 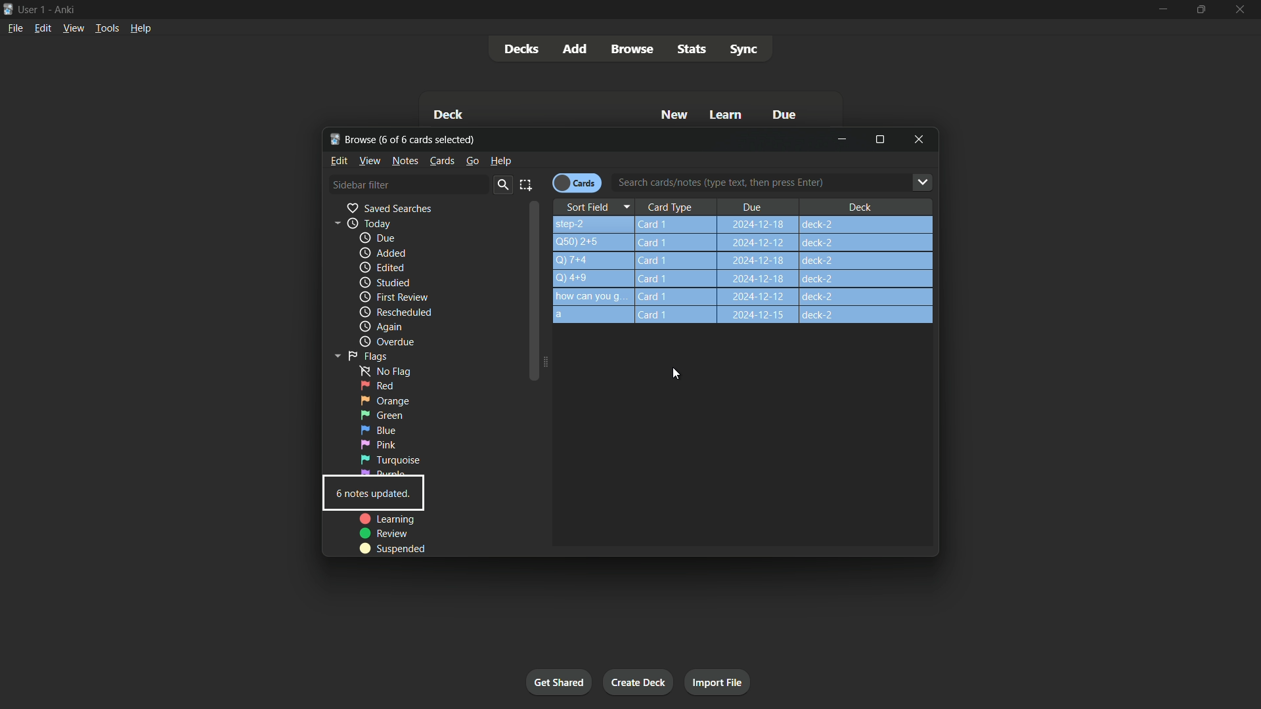 What do you see at coordinates (386, 342) in the screenshot?
I see `Overdue` at bounding box center [386, 342].